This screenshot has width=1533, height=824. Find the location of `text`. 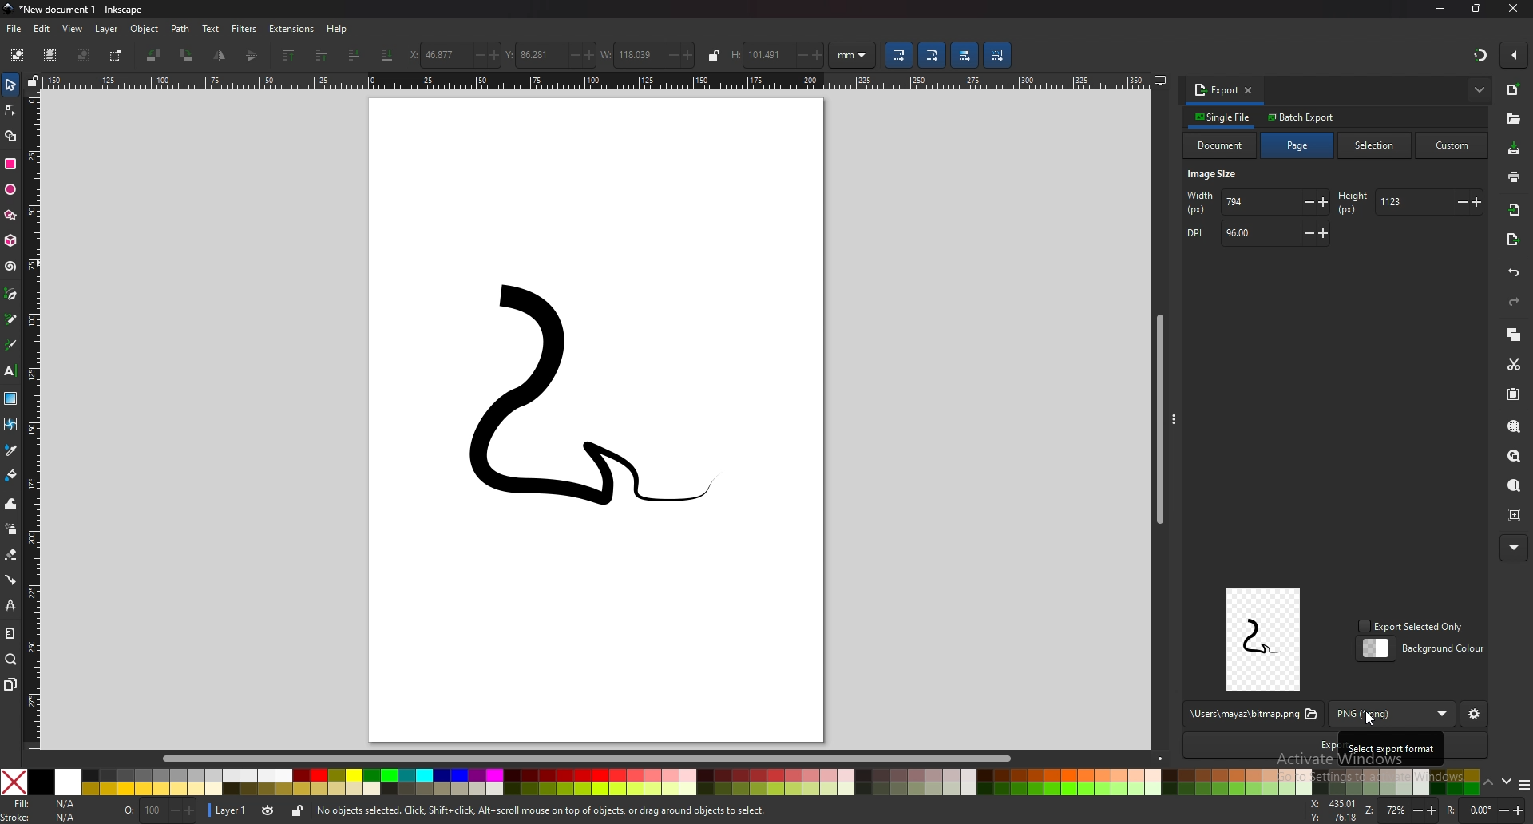

text is located at coordinates (11, 371).